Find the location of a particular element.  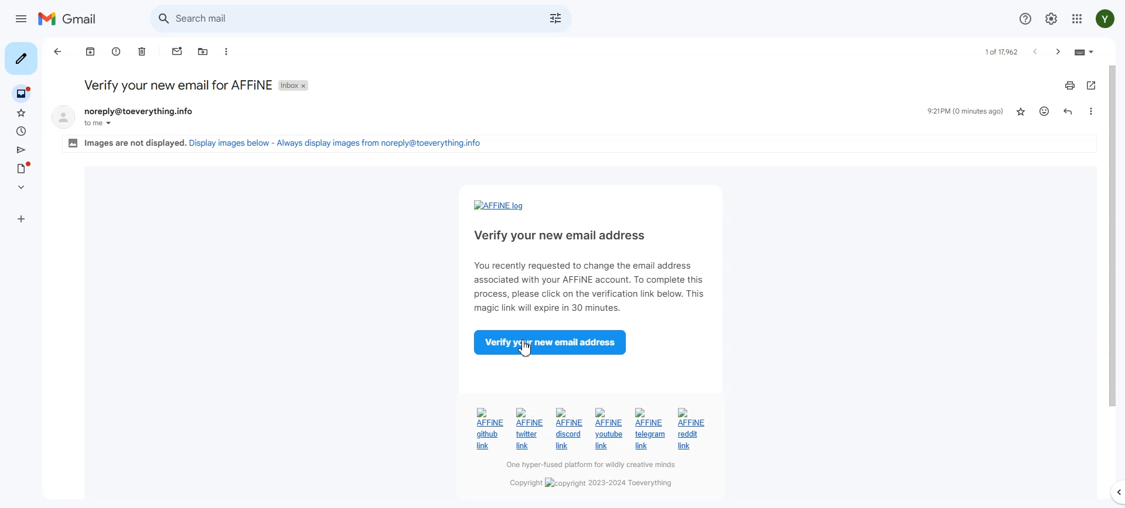

verify your email address is located at coordinates (560, 238).